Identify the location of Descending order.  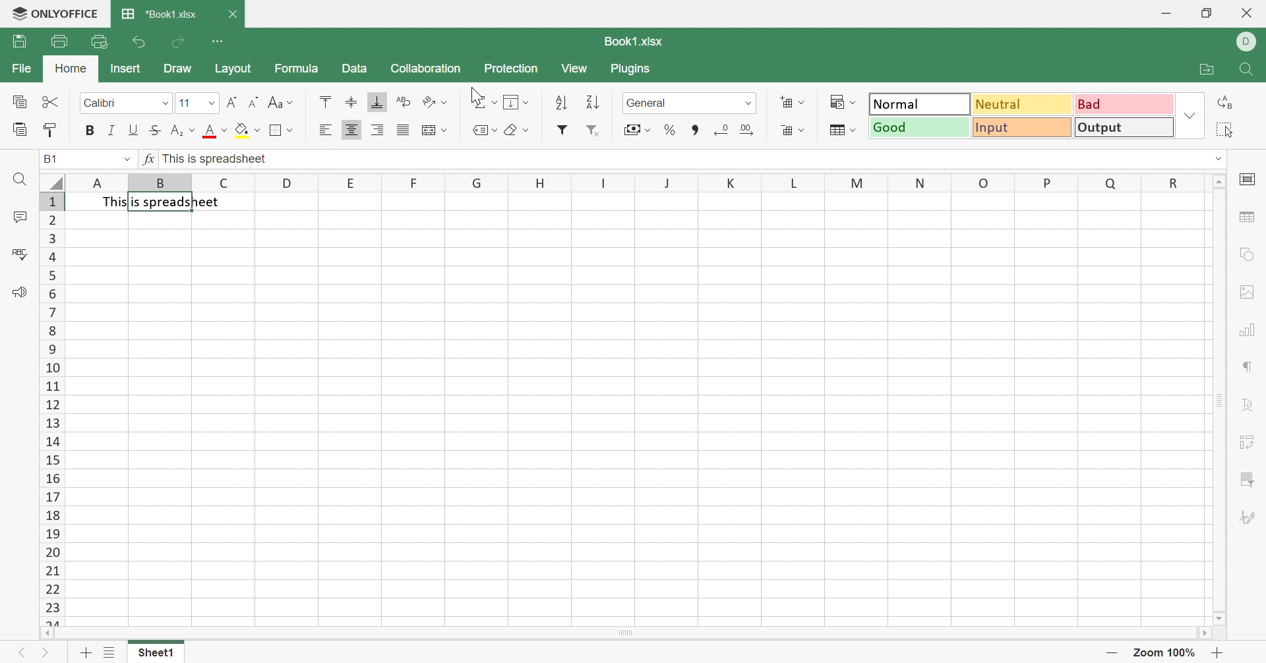
(591, 101).